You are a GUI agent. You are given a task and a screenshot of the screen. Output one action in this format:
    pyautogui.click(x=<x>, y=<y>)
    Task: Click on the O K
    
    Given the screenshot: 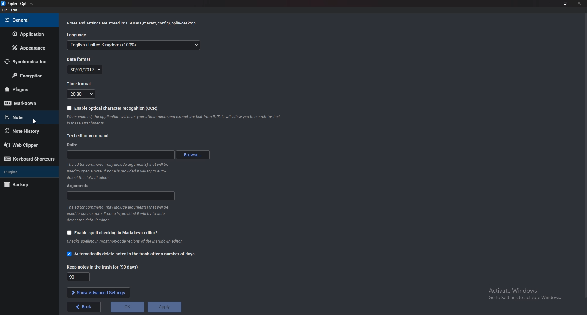 What is the action you would take?
    pyautogui.click(x=128, y=306)
    